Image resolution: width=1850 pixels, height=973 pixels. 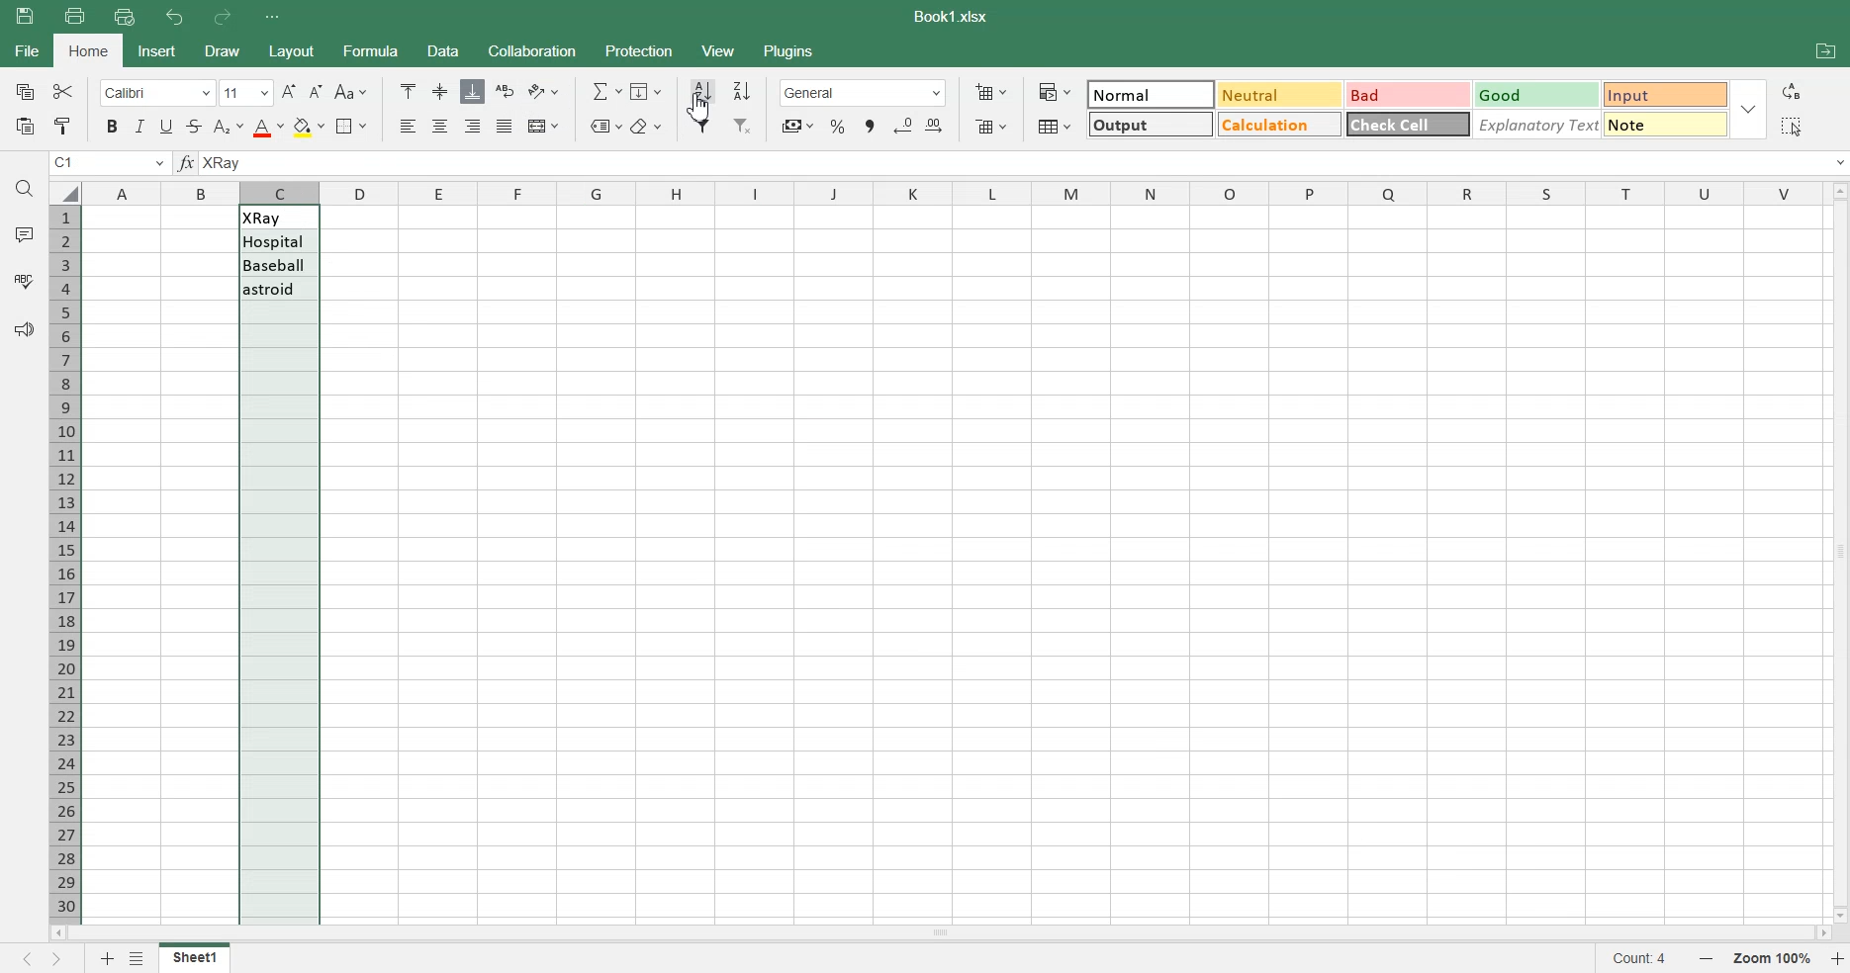 What do you see at coordinates (1753, 109) in the screenshot?
I see `show` at bounding box center [1753, 109].